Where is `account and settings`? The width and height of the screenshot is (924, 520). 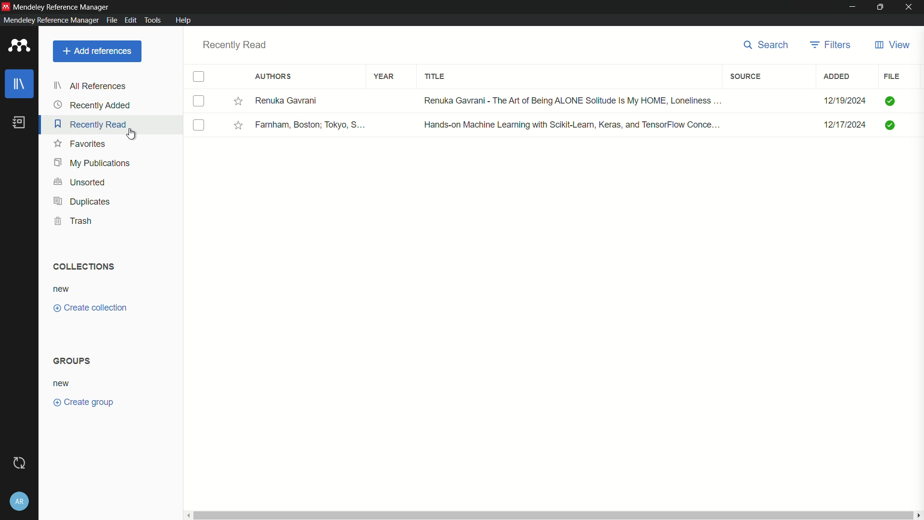
account and settings is located at coordinates (19, 502).